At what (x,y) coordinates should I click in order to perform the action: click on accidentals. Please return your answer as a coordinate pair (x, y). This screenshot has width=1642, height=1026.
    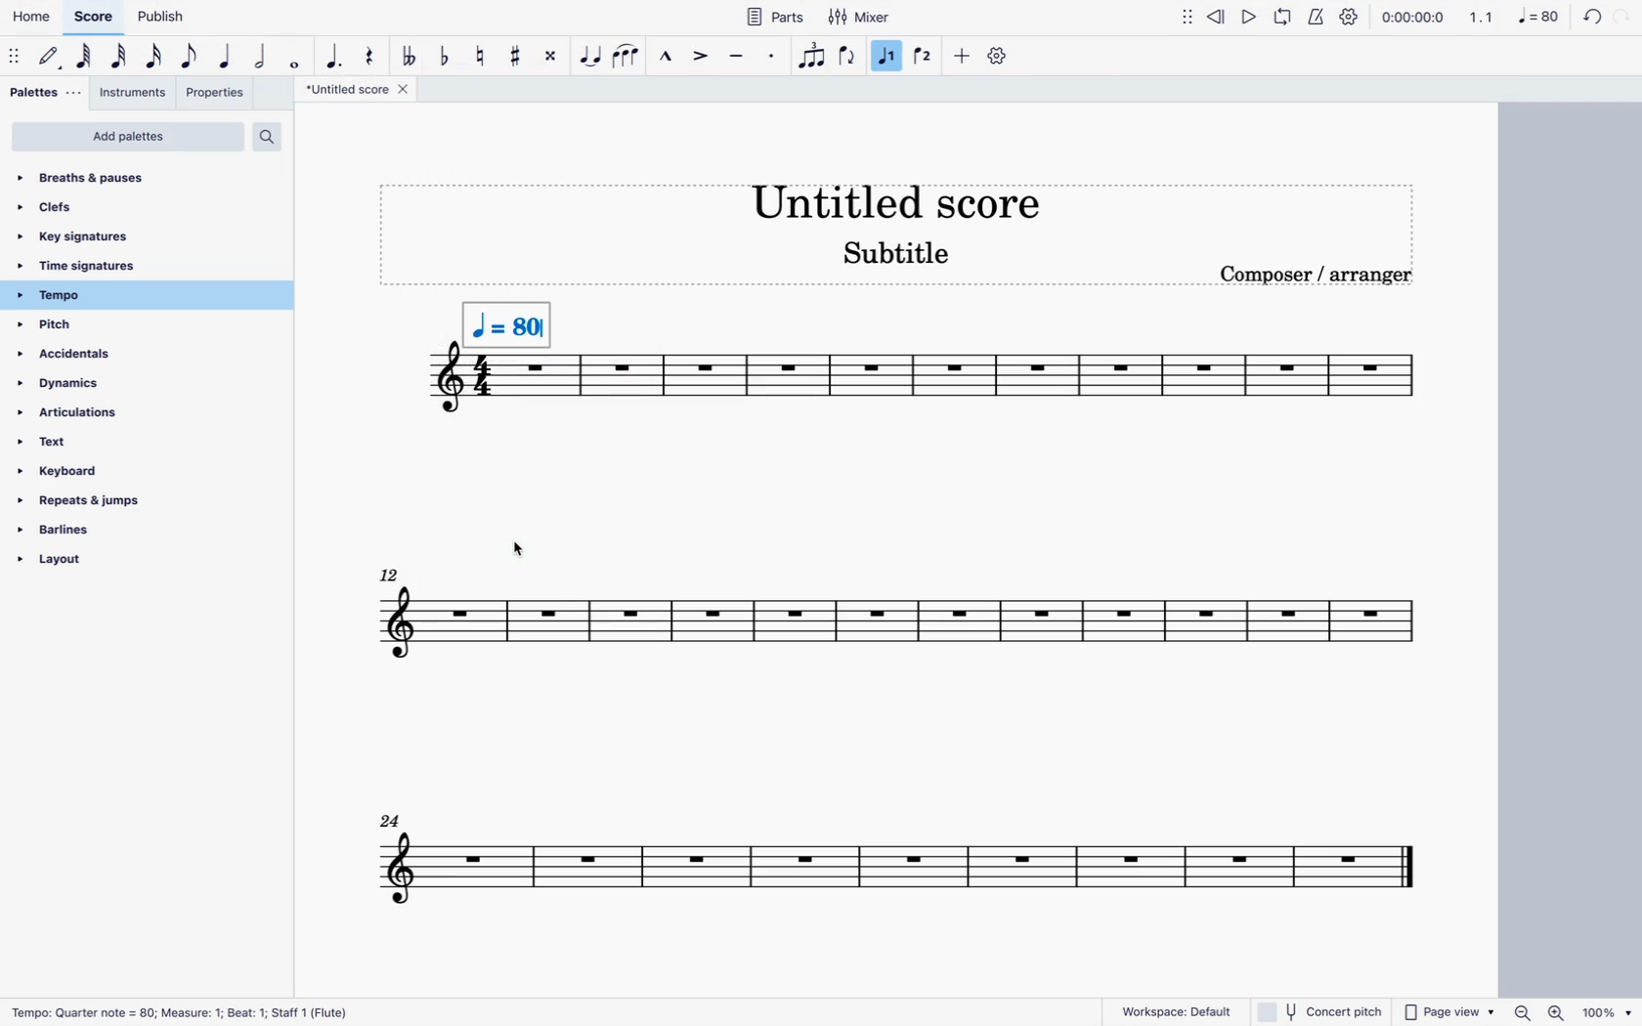
    Looking at the image, I should click on (77, 354).